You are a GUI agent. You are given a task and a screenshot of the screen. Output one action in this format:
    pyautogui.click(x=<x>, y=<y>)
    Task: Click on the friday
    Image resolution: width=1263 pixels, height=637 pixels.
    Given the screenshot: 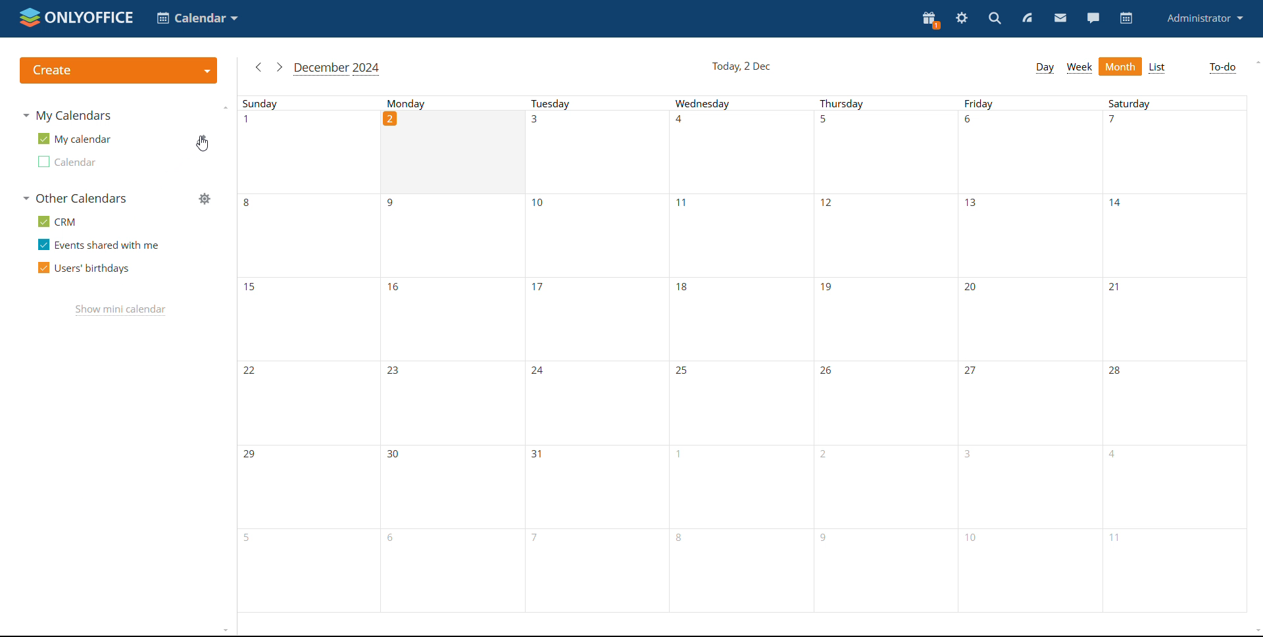 What is the action you would take?
    pyautogui.click(x=1028, y=102)
    